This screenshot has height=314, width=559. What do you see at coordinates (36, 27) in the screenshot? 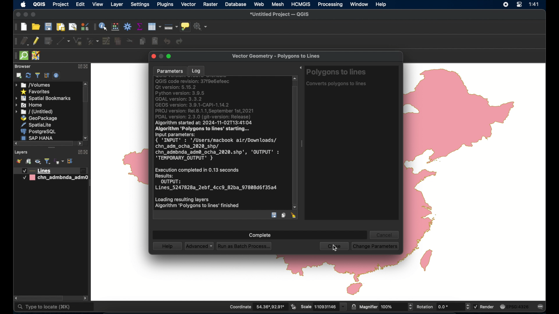
I see `open project` at bounding box center [36, 27].